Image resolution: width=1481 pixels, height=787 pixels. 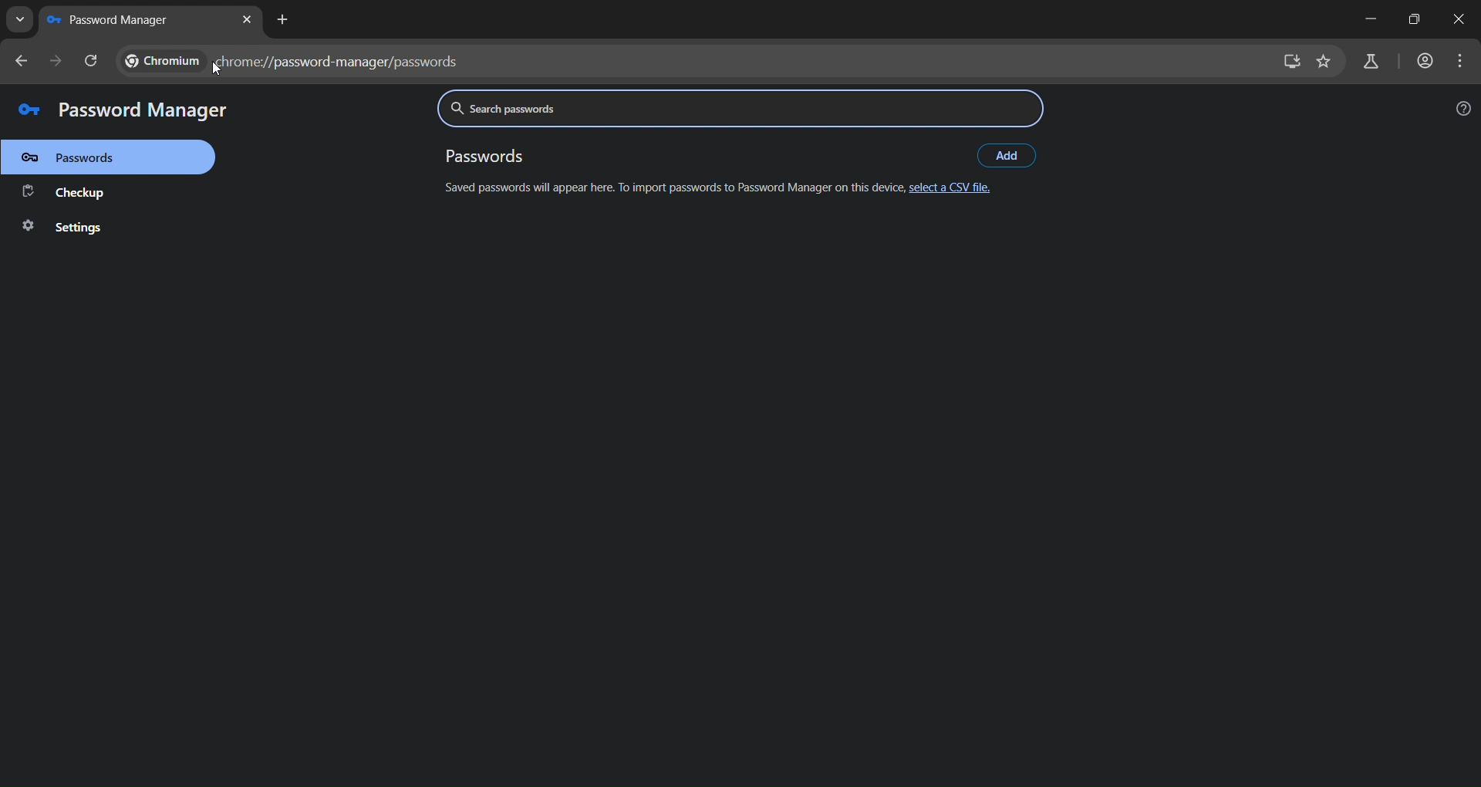 I want to click on minimize, so click(x=1370, y=19).